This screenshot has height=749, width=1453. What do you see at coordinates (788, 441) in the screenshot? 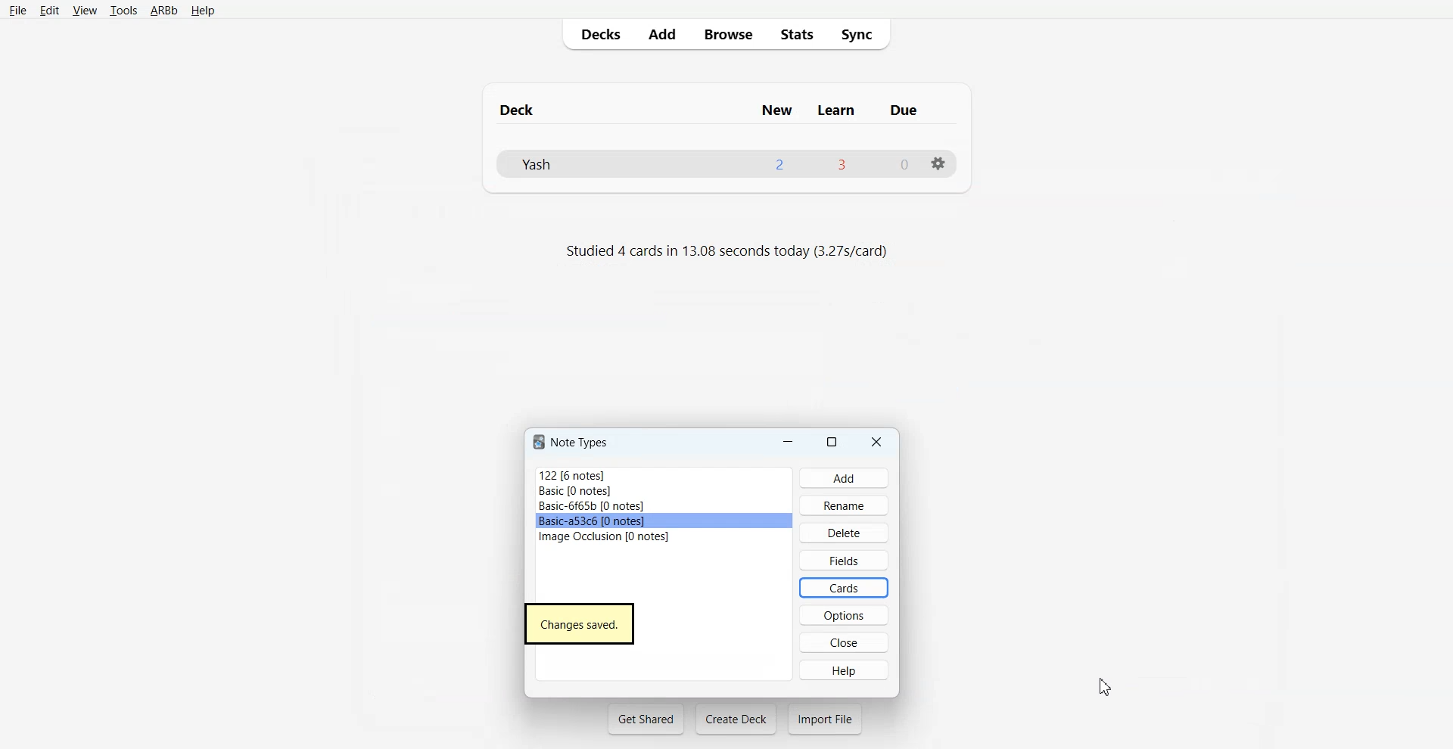
I see `Minimize` at bounding box center [788, 441].